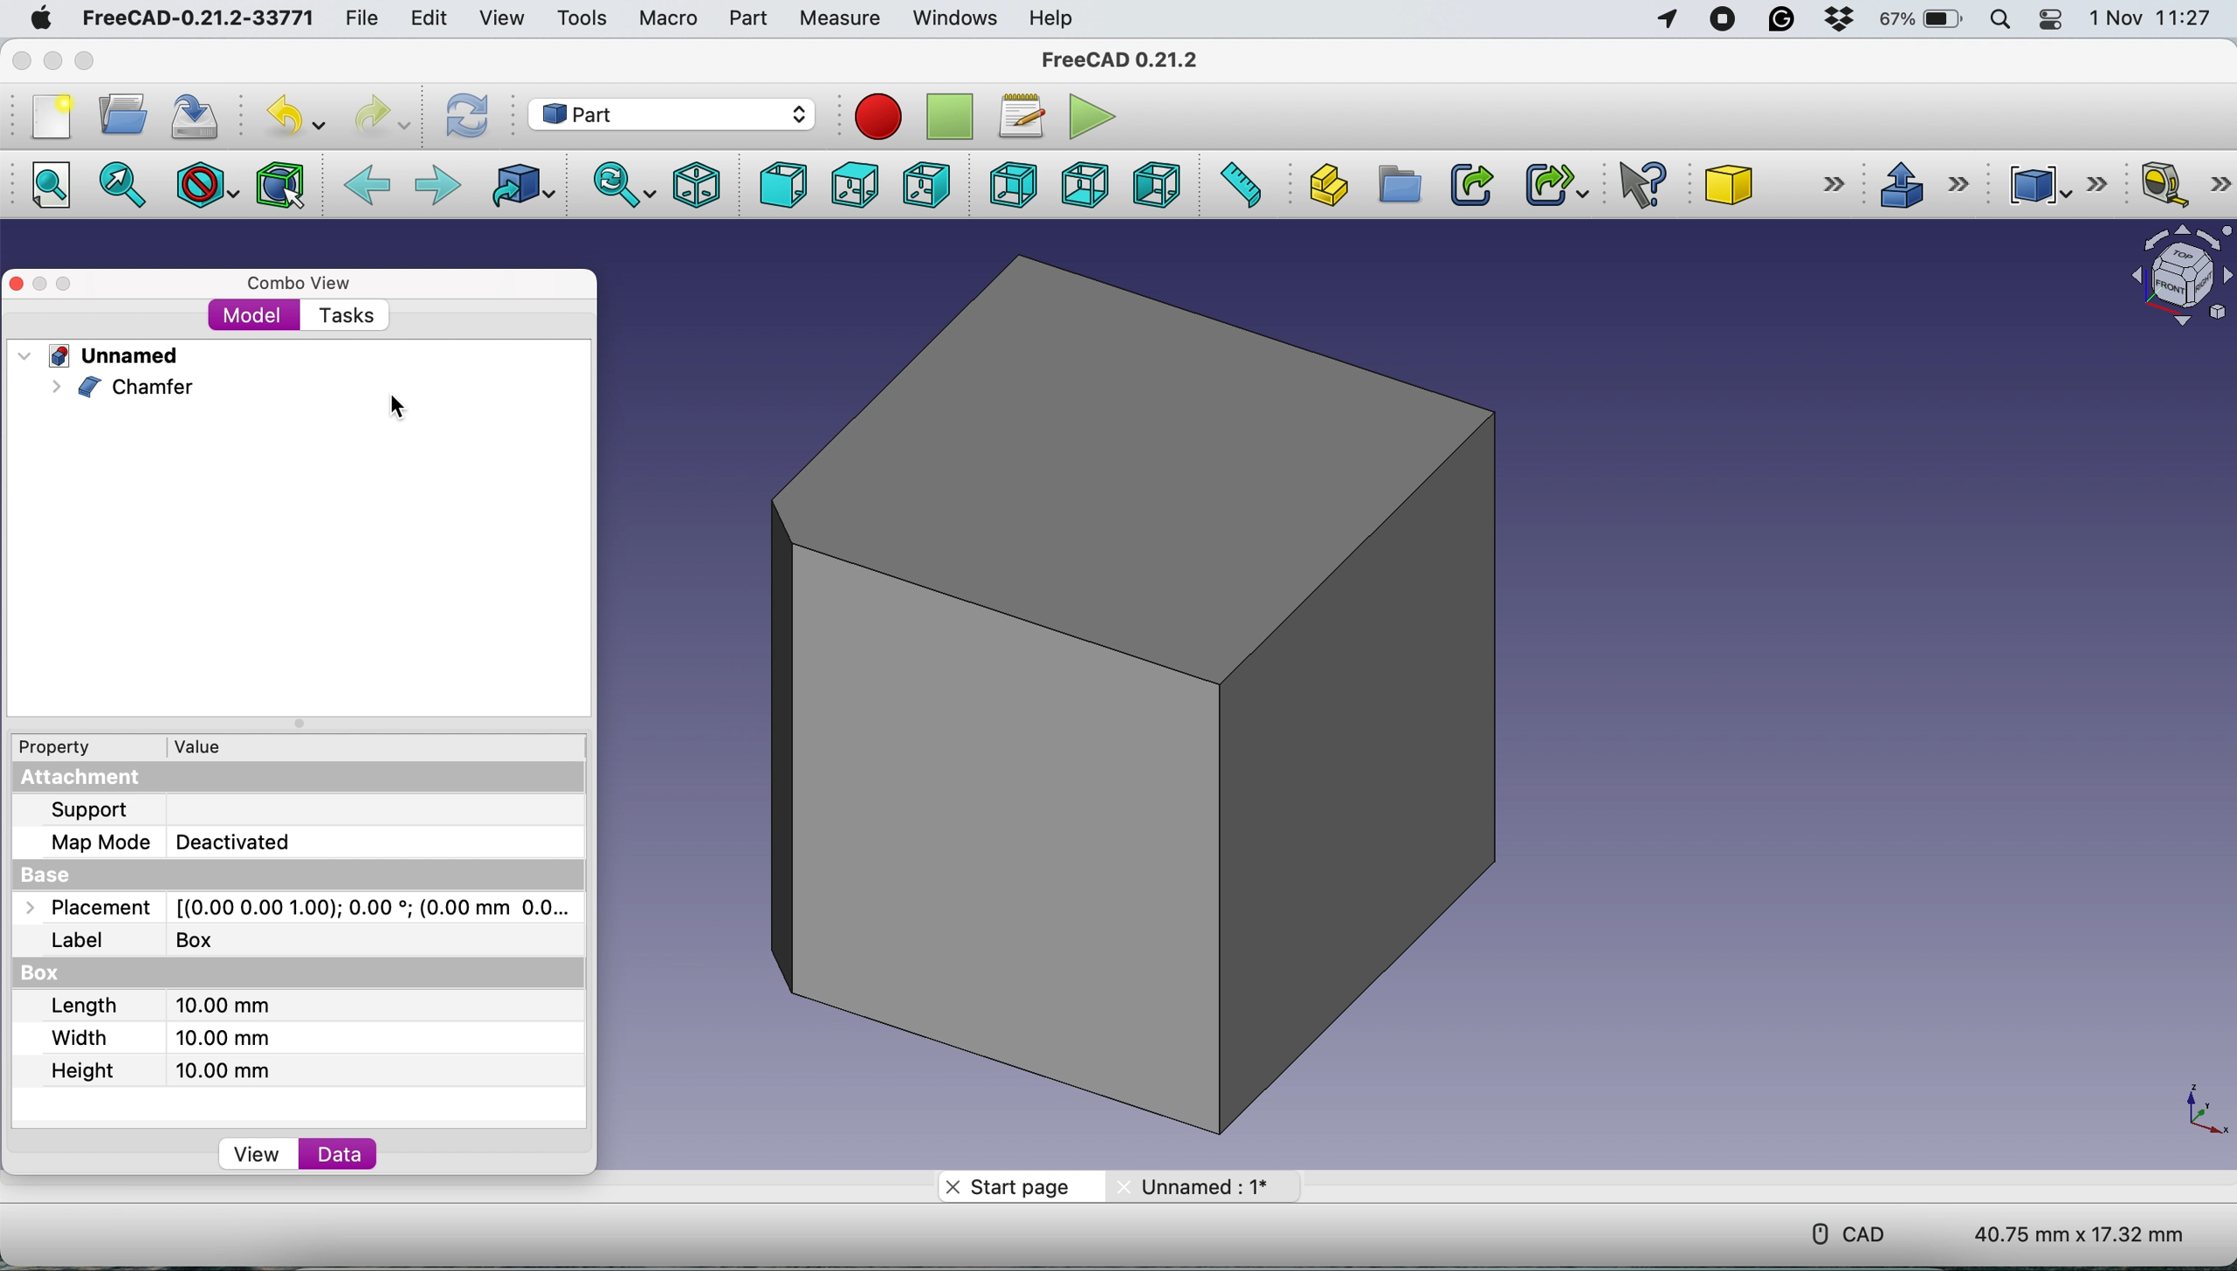  Describe the element at coordinates (1158, 183) in the screenshot. I see `left` at that location.